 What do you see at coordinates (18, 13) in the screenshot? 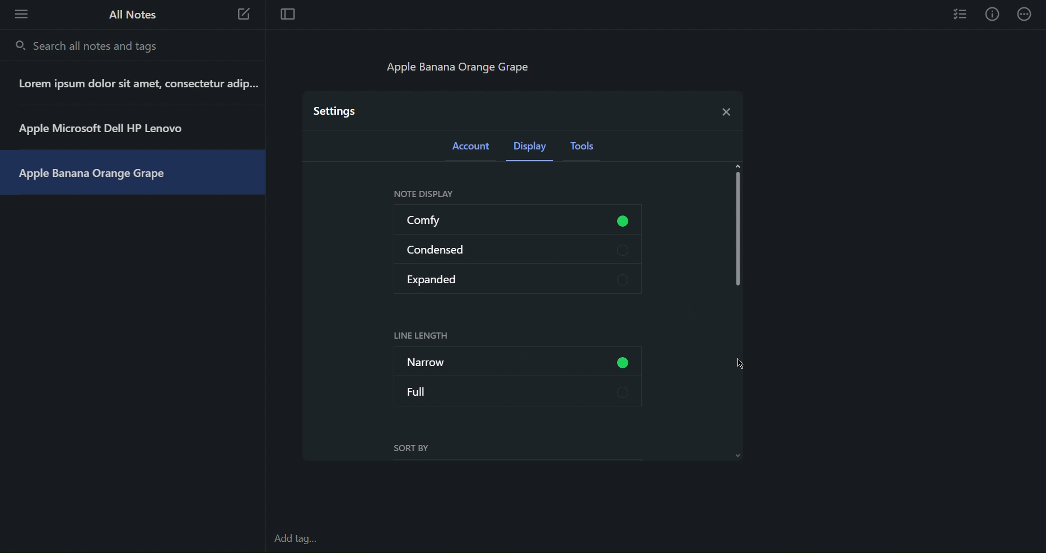
I see `More Options` at bounding box center [18, 13].